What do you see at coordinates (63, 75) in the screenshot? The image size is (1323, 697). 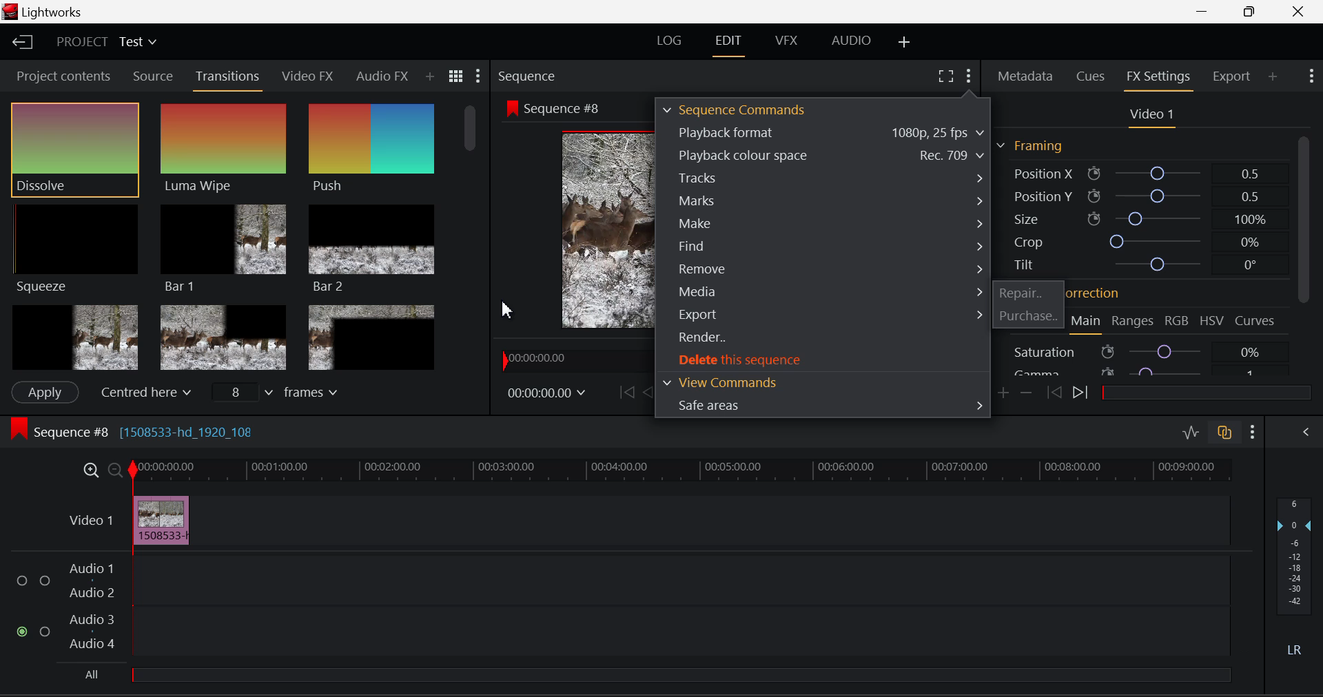 I see `Project contents` at bounding box center [63, 75].